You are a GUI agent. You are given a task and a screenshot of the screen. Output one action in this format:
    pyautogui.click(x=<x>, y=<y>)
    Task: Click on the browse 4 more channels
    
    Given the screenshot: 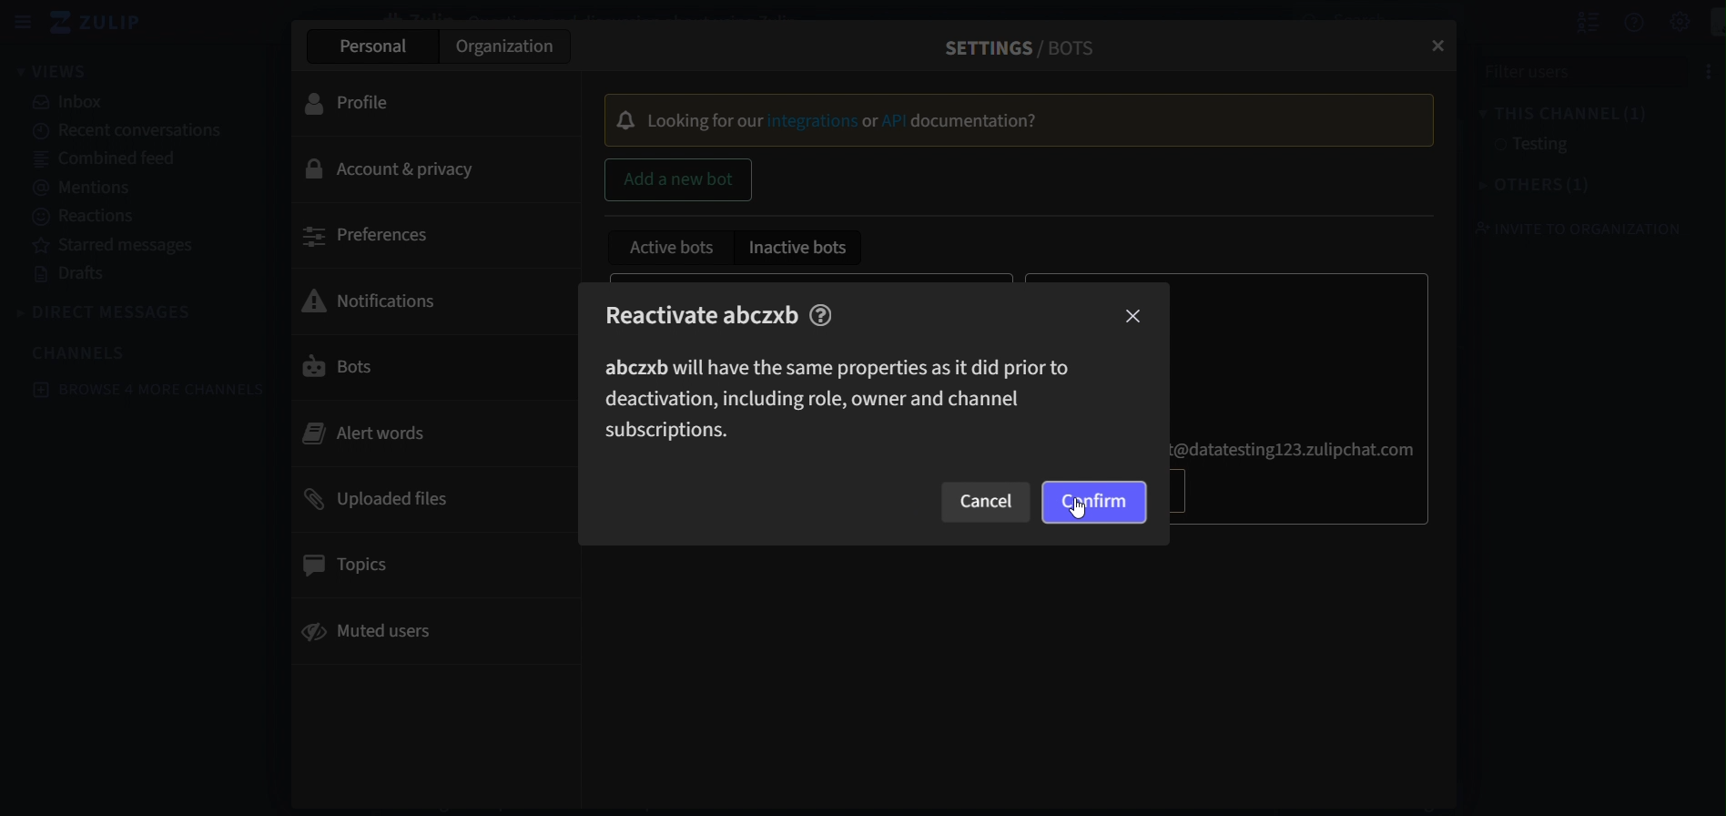 What is the action you would take?
    pyautogui.click(x=149, y=390)
    